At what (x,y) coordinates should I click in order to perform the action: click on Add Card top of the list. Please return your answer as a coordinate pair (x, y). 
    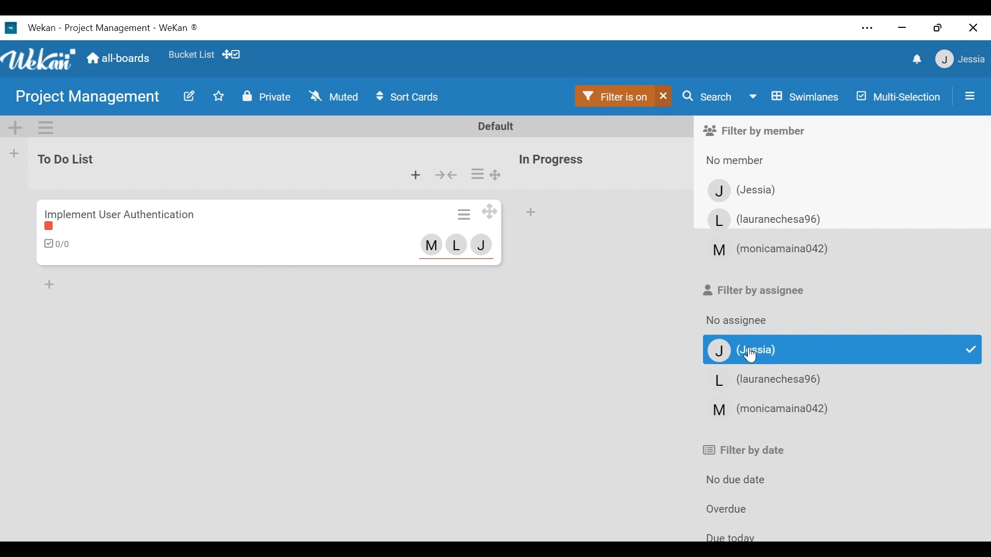
    Looking at the image, I should click on (530, 213).